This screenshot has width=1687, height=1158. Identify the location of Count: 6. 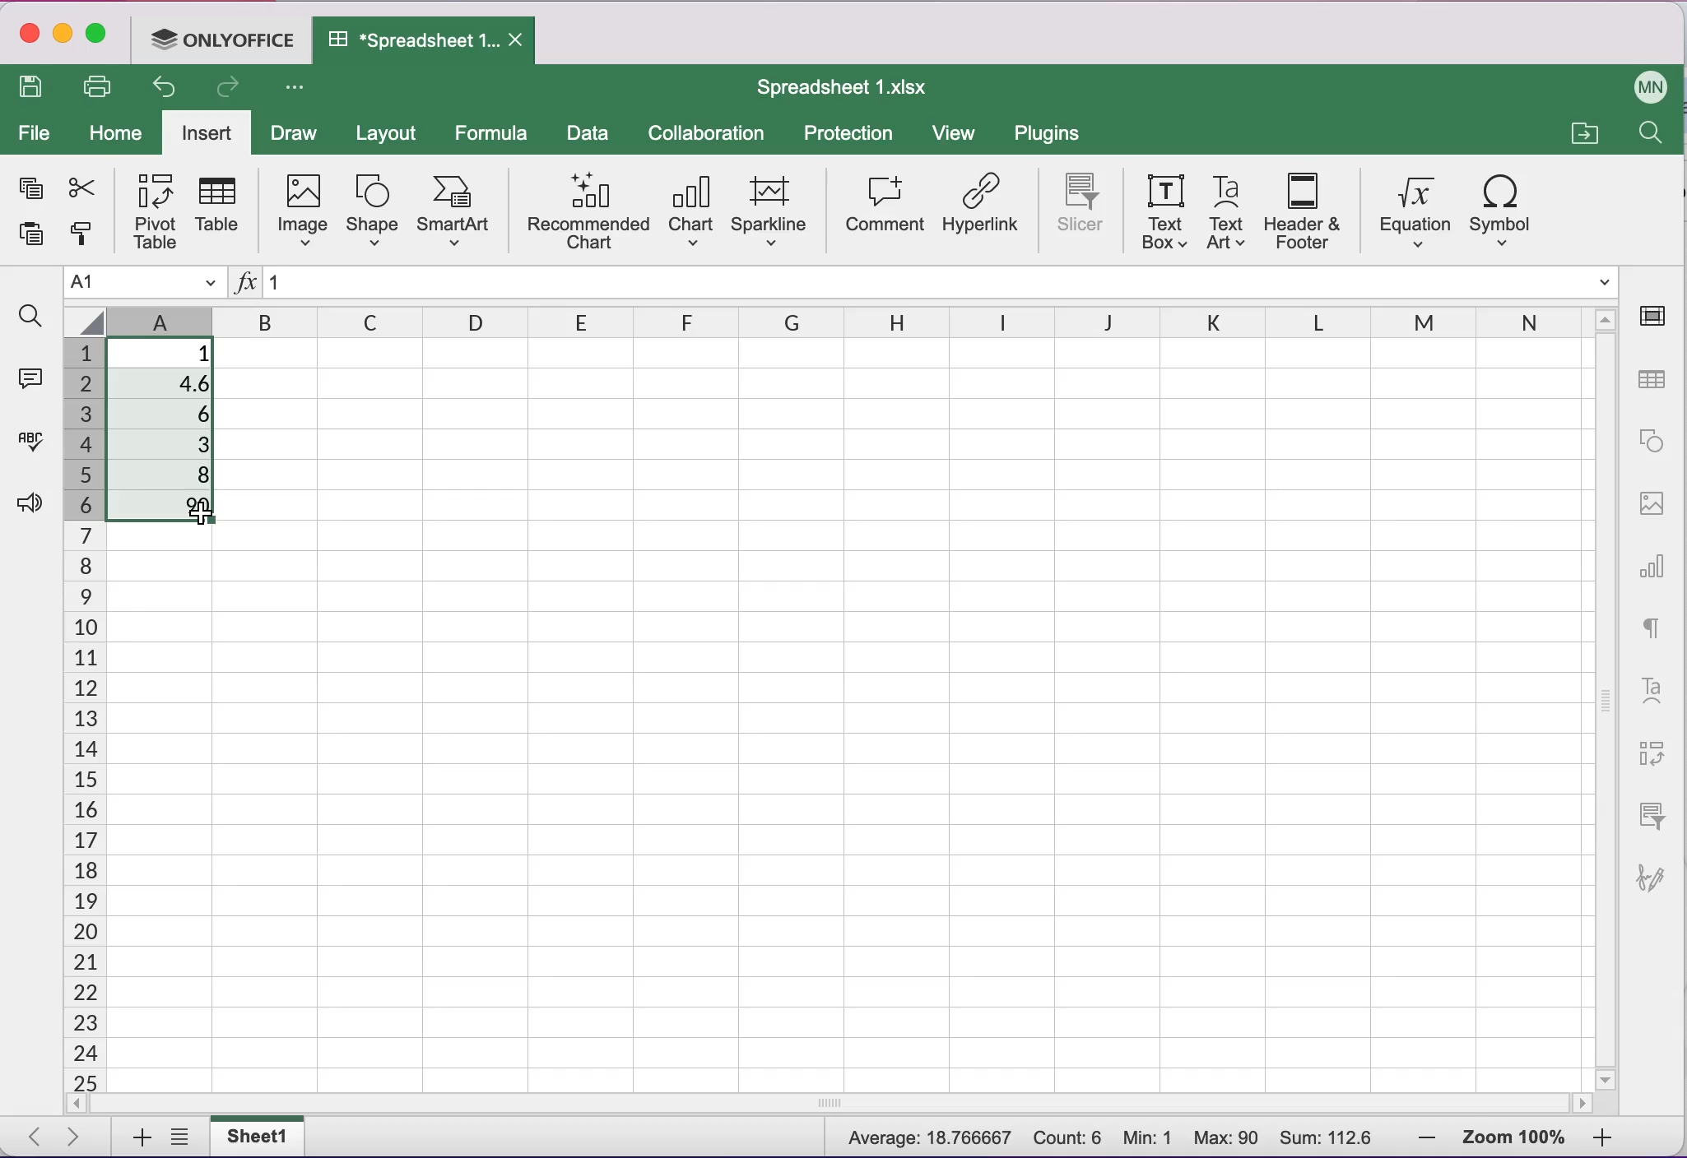
(1068, 1139).